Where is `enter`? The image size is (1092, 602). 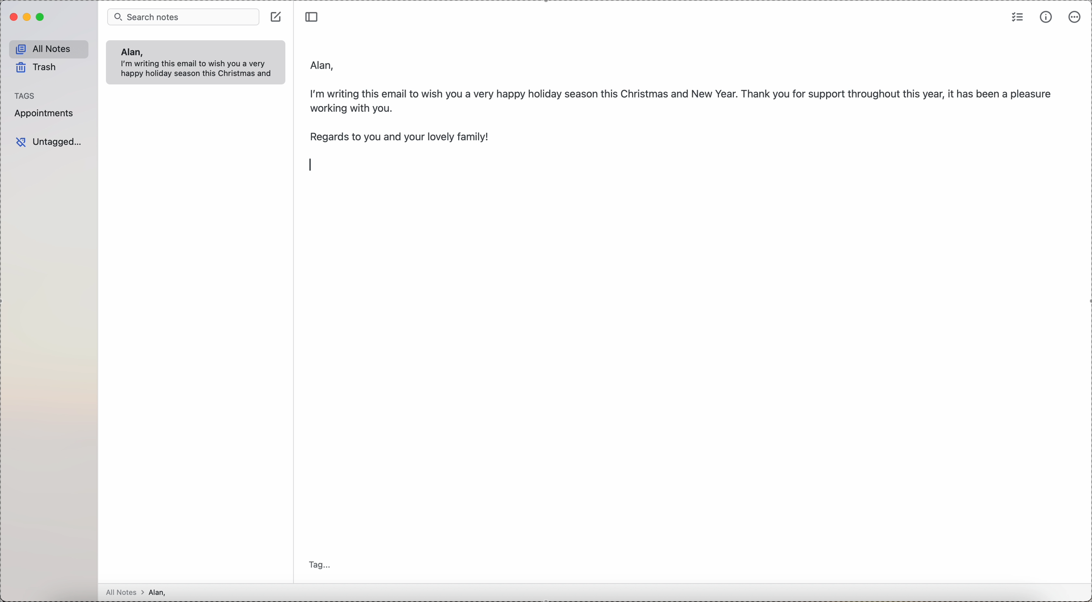
enter is located at coordinates (308, 163).